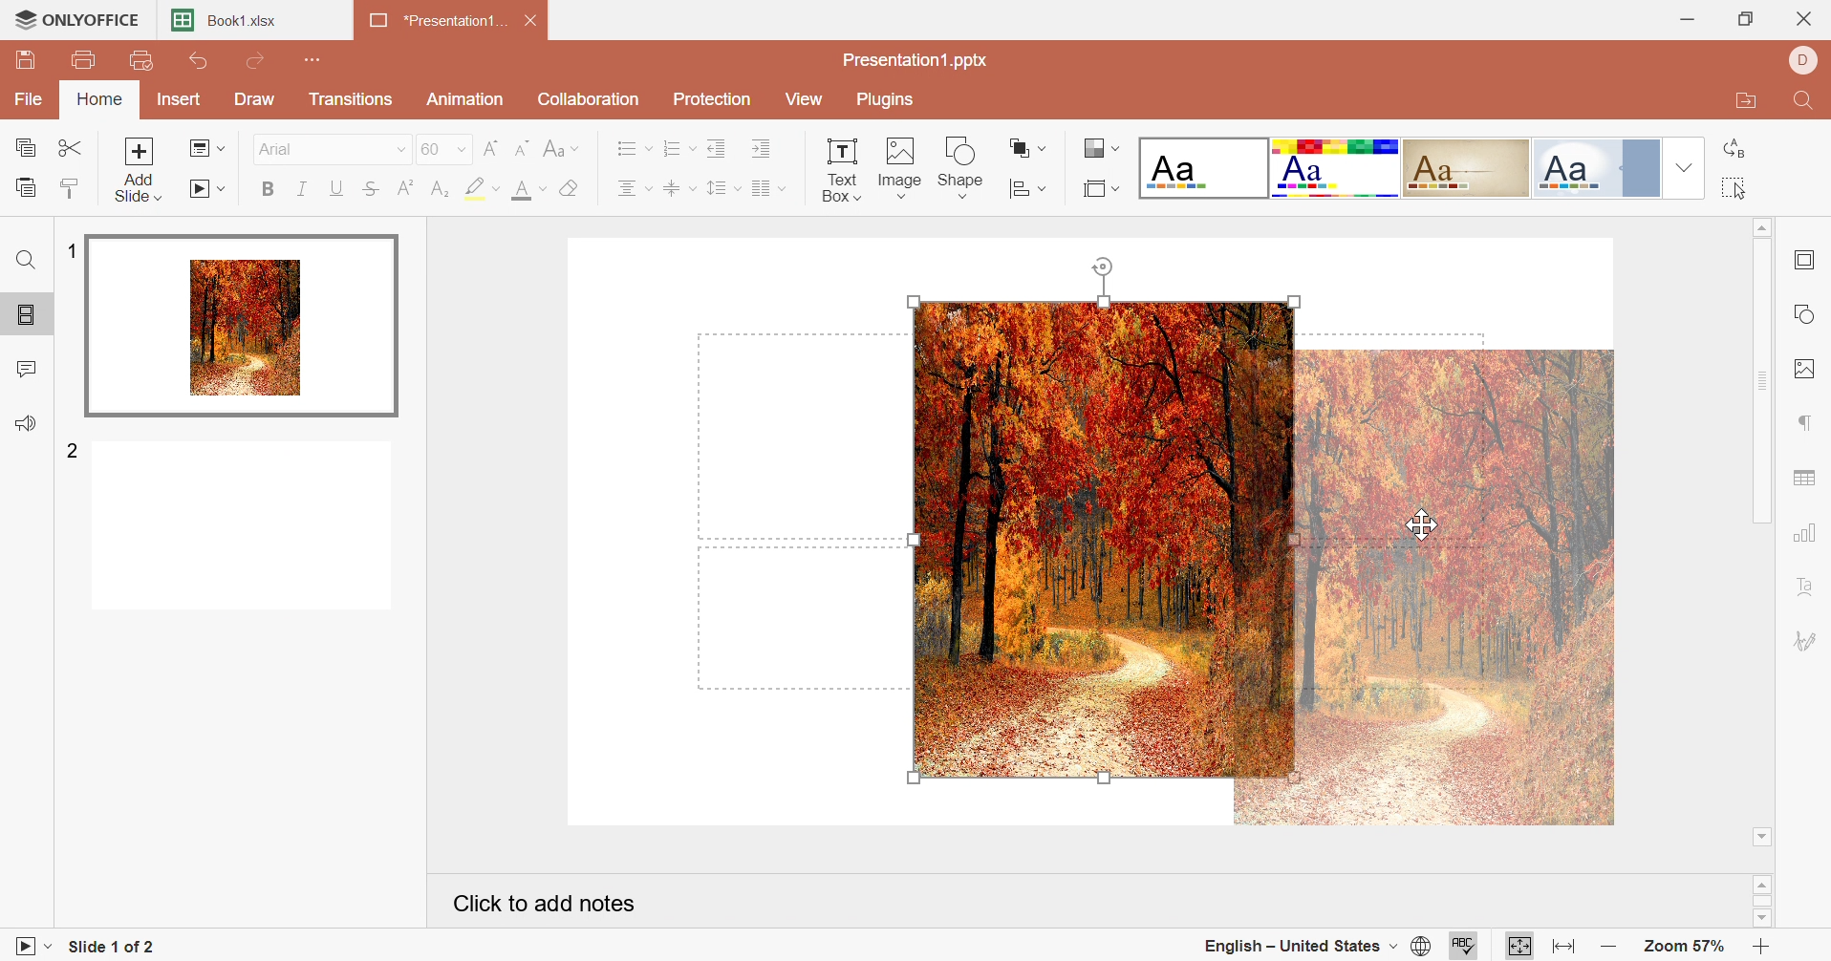 This screenshot has width=1831, height=961. What do you see at coordinates (810, 101) in the screenshot?
I see `View` at bounding box center [810, 101].